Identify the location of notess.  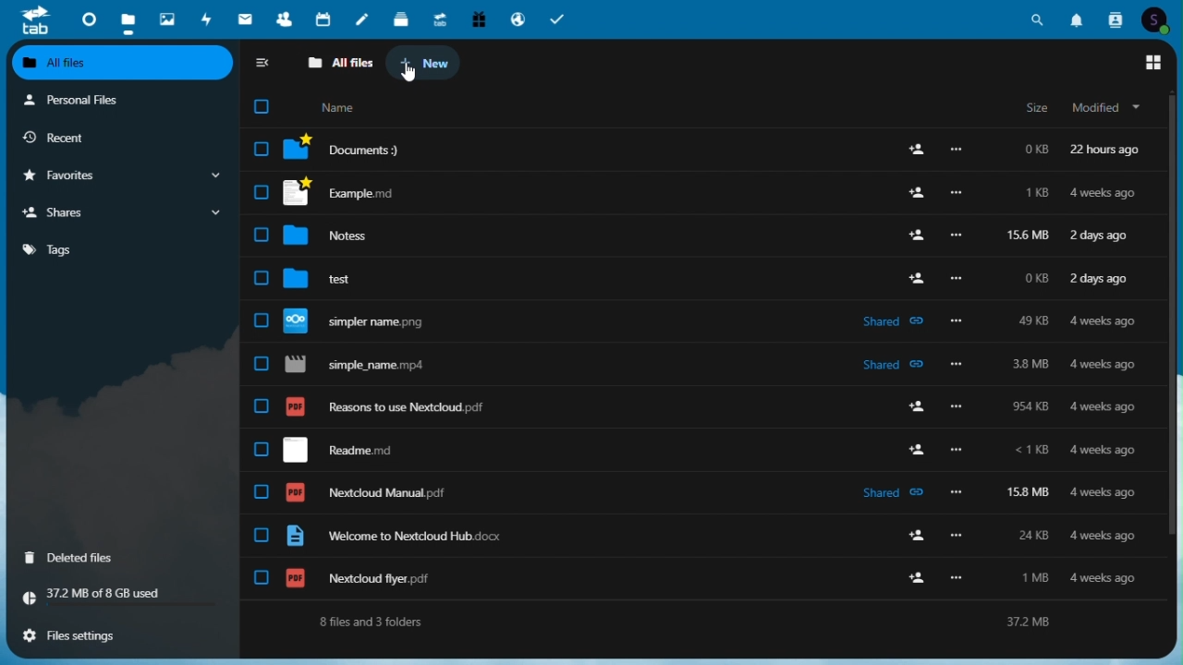
(337, 236).